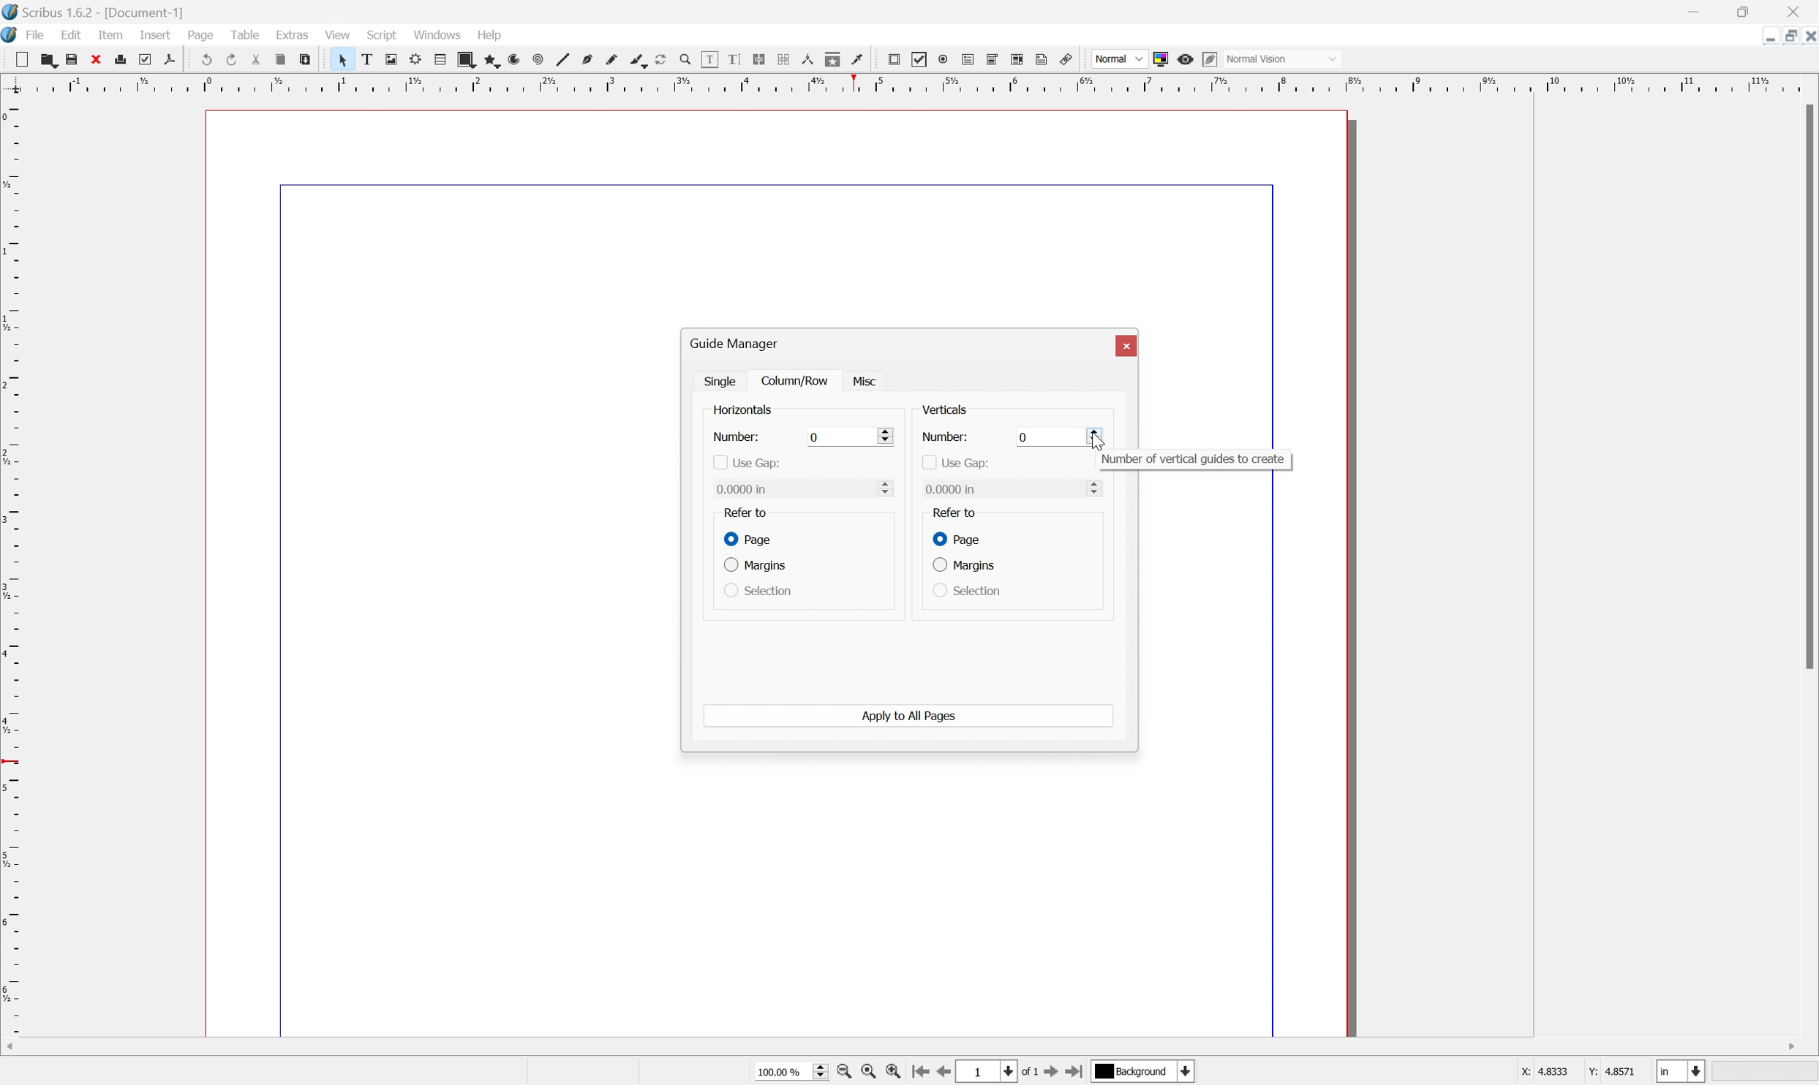 This screenshot has height=1085, width=1819. What do you see at coordinates (306, 59) in the screenshot?
I see `paste` at bounding box center [306, 59].